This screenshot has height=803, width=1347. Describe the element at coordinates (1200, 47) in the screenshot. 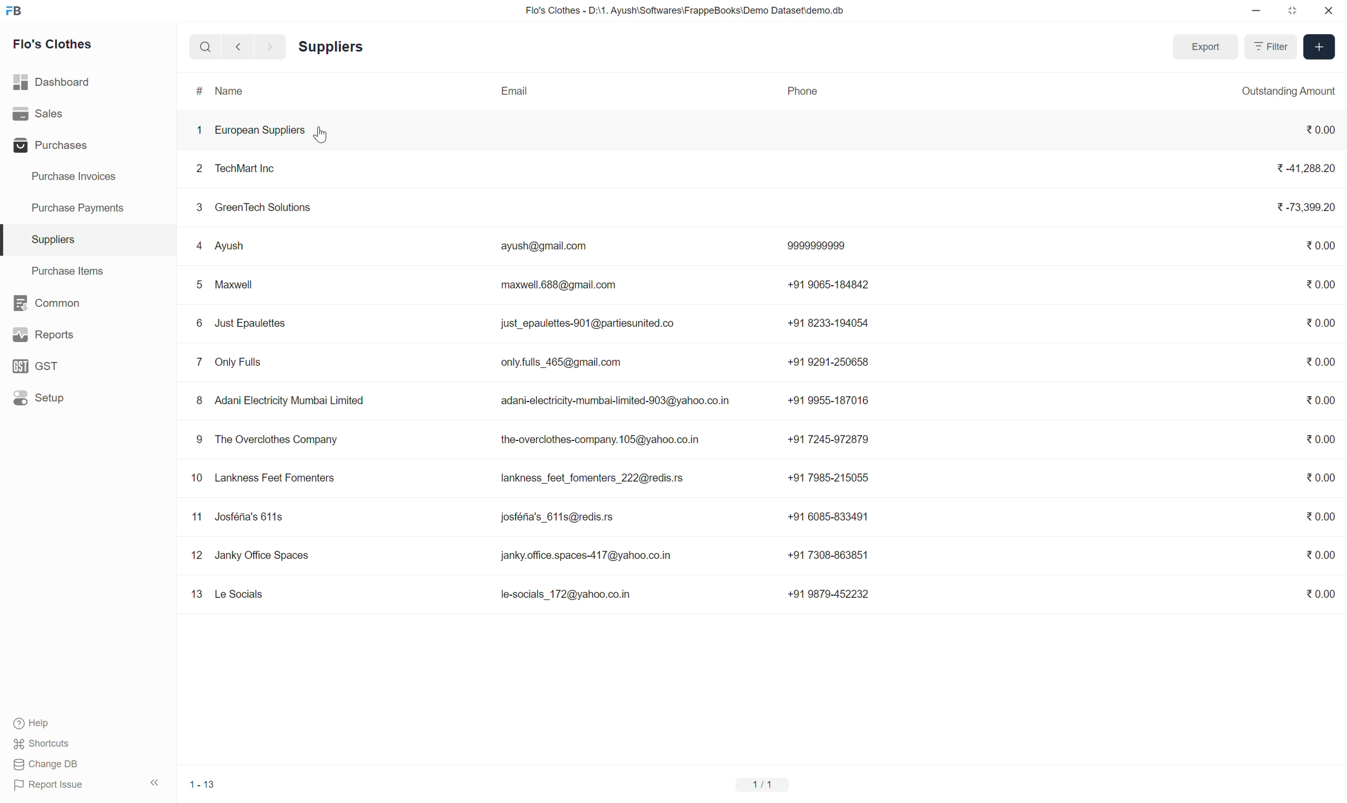

I see `Export` at that location.